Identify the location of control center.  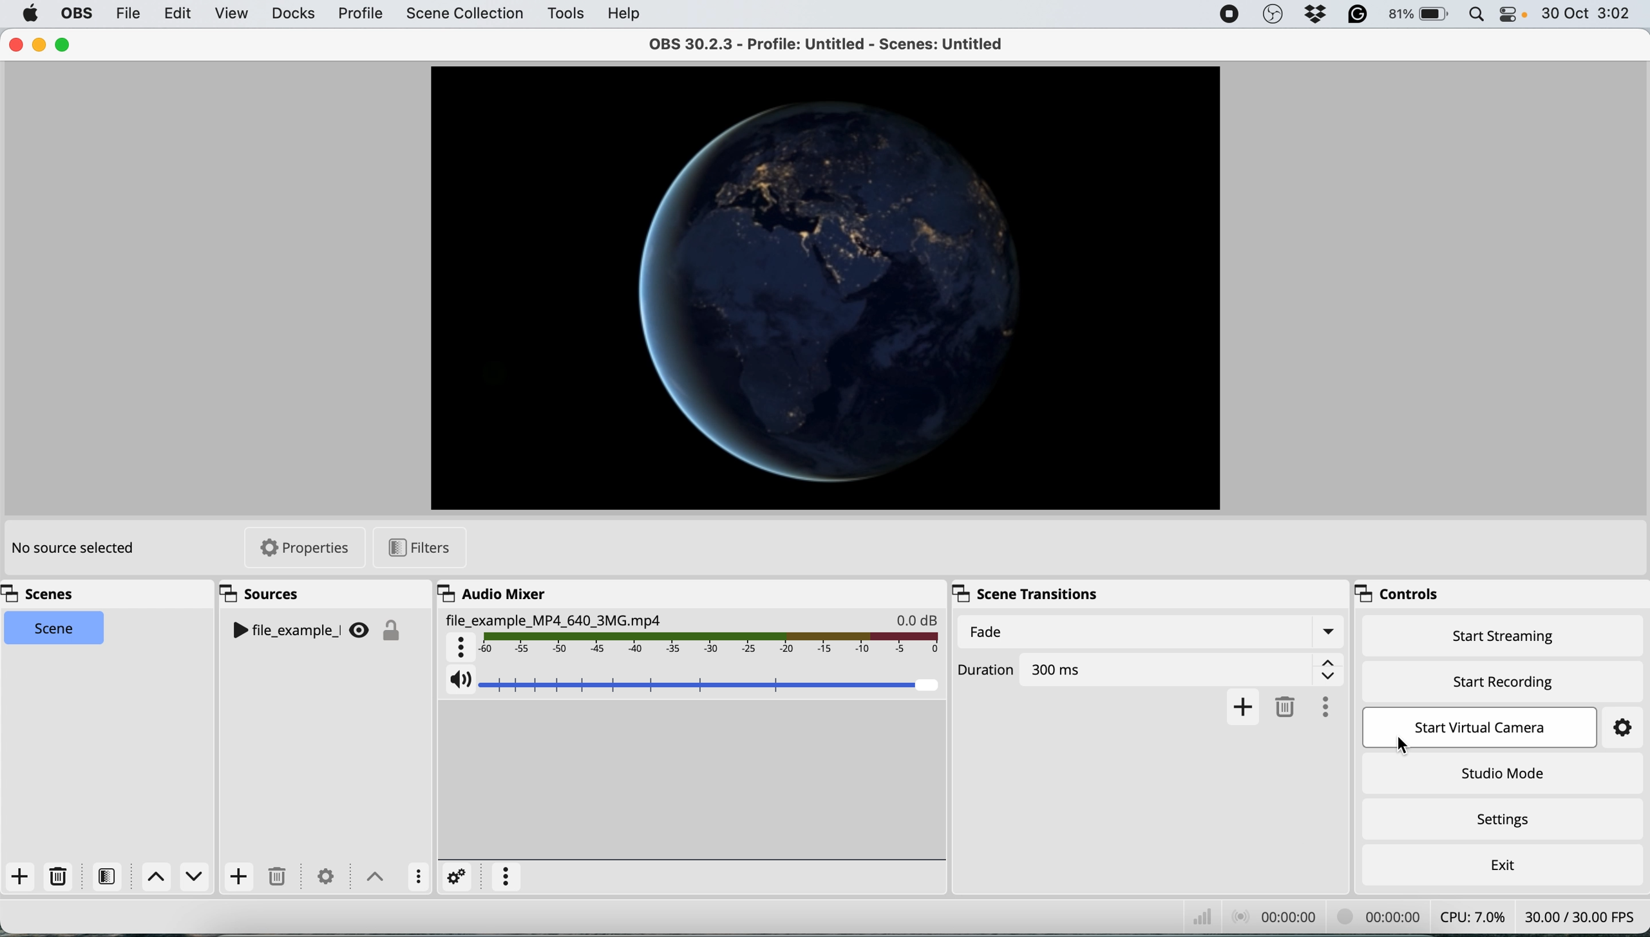
(1511, 15).